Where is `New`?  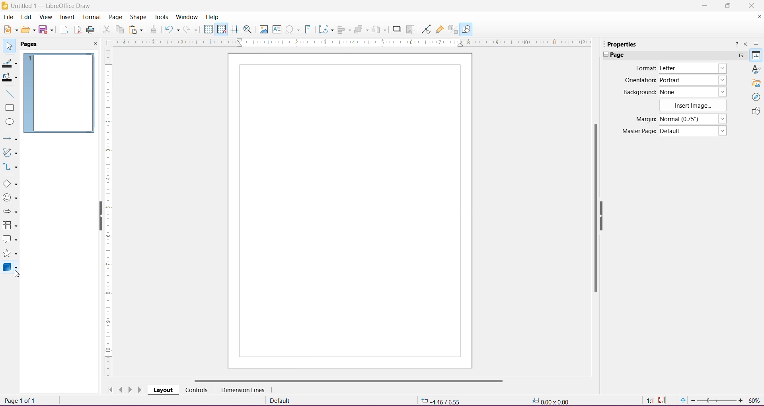
New is located at coordinates (10, 29).